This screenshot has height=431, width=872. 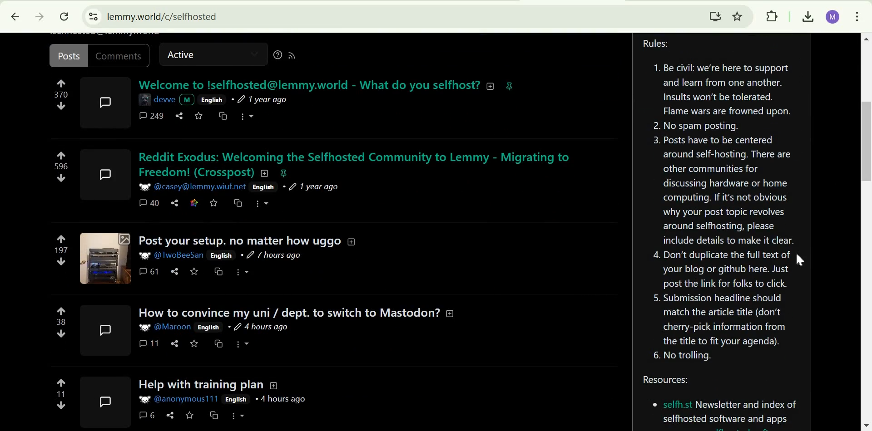 I want to click on cross post, so click(x=223, y=116).